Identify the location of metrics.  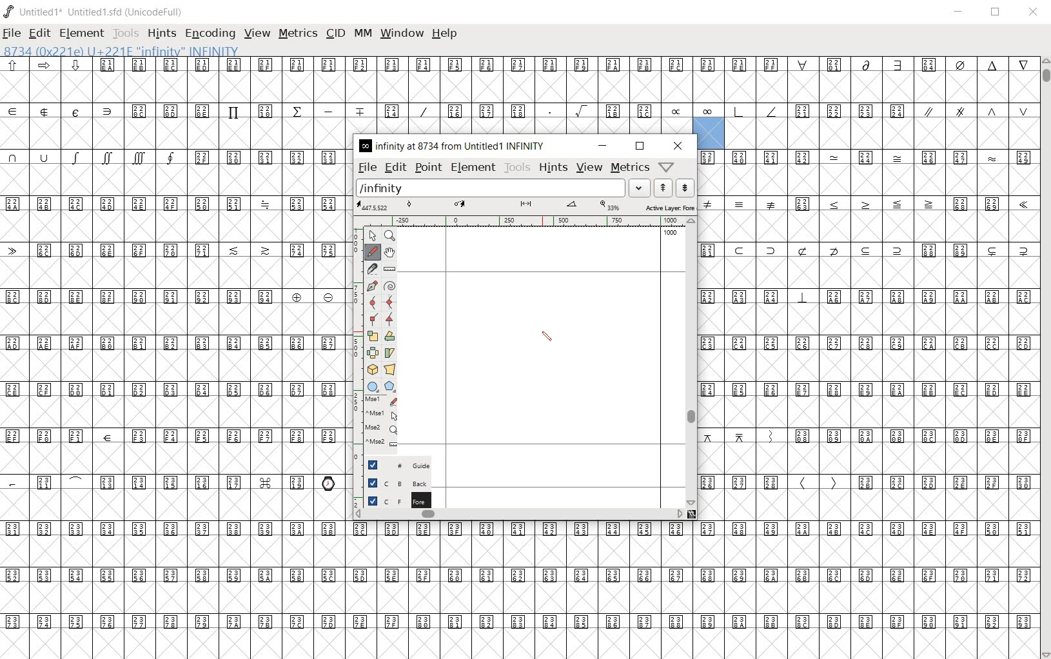
(629, 168).